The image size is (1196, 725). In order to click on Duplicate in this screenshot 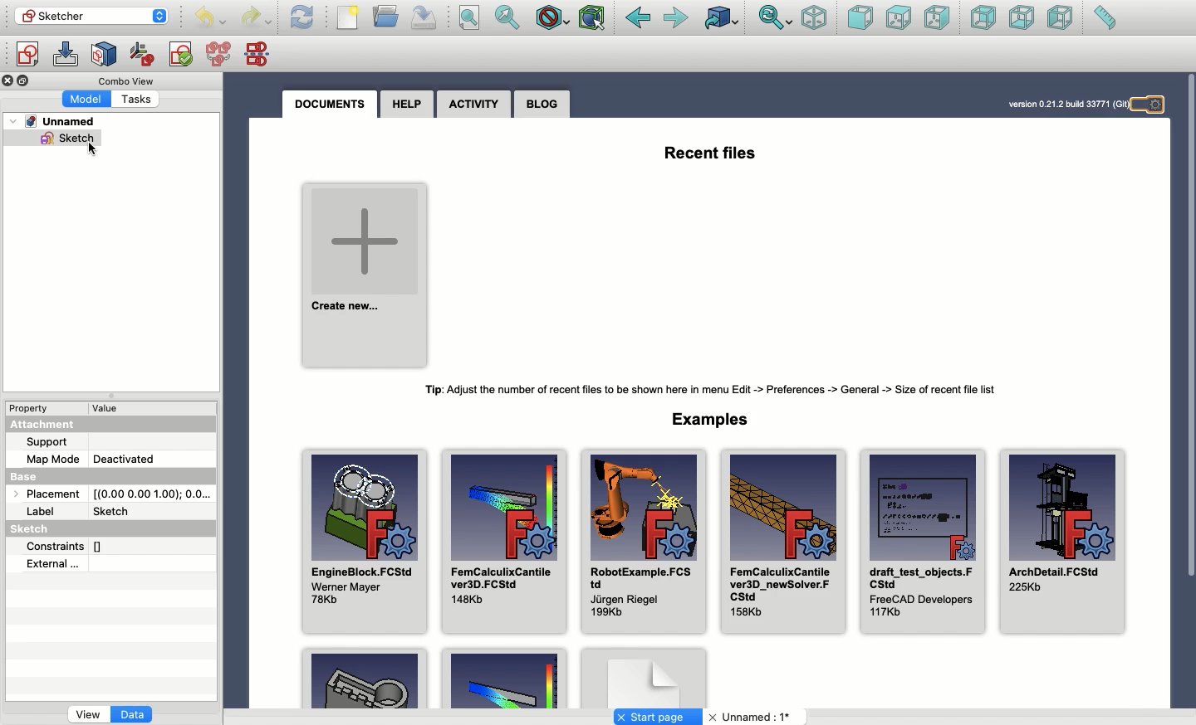, I will do `click(26, 81)`.